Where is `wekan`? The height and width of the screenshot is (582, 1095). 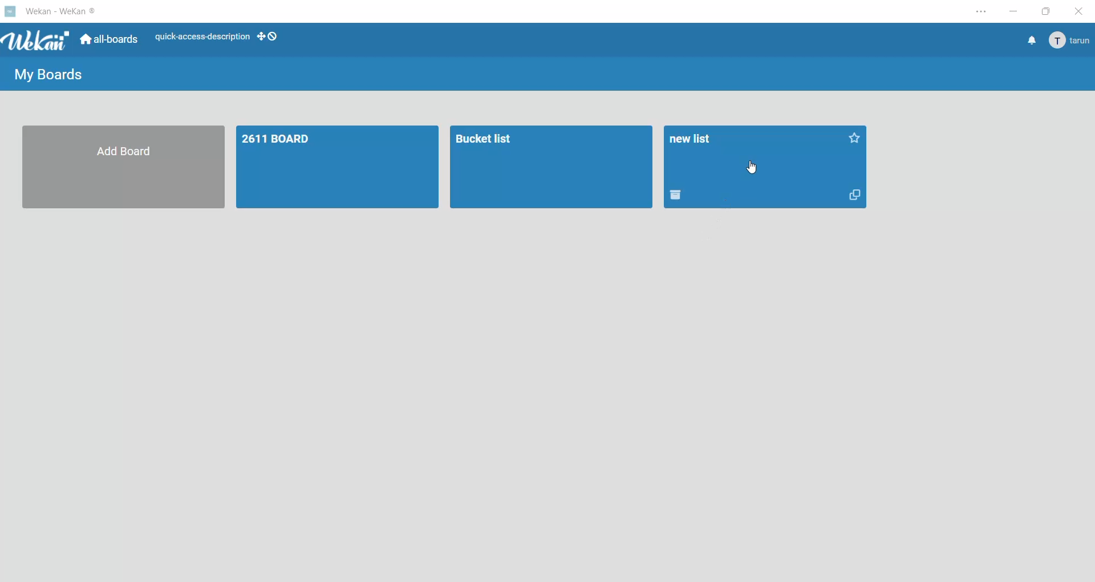 wekan is located at coordinates (39, 42).